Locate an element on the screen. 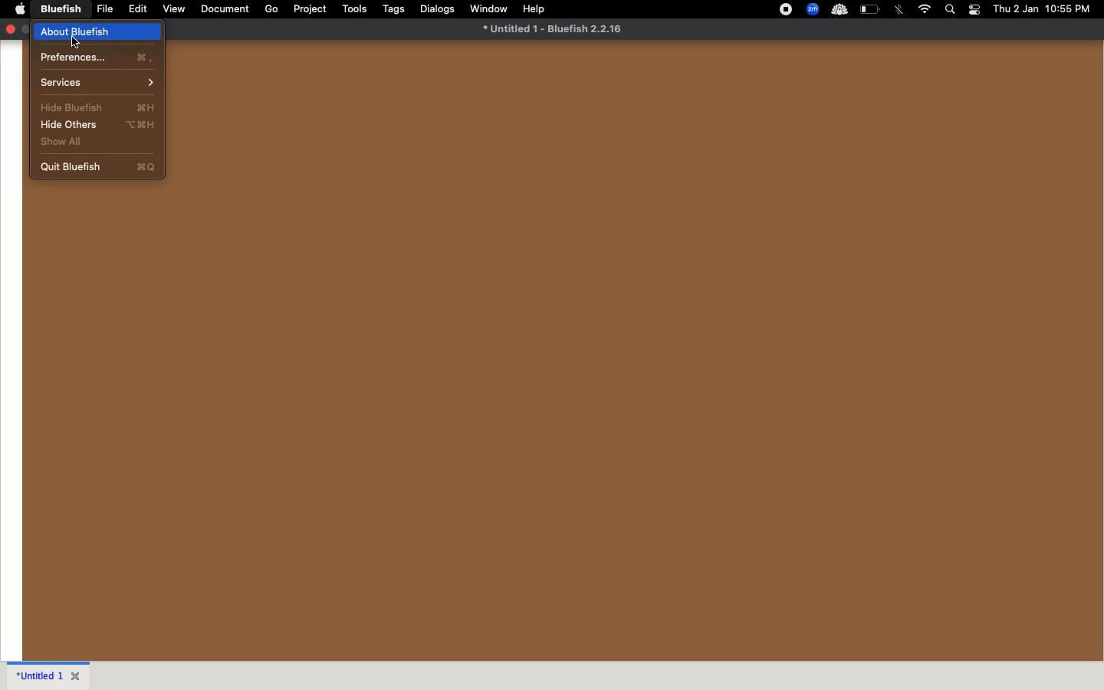 This screenshot has width=1104, height=690. close is located at coordinates (10, 28).